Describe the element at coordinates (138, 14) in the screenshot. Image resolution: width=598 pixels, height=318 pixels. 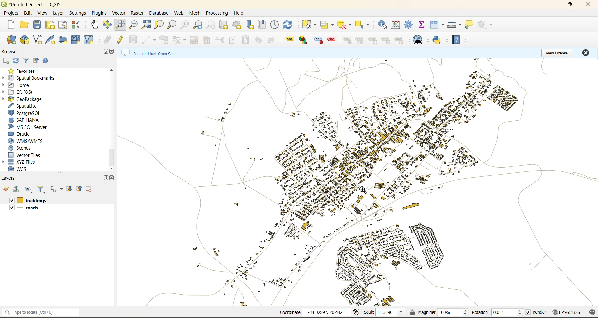
I see `raster` at that location.